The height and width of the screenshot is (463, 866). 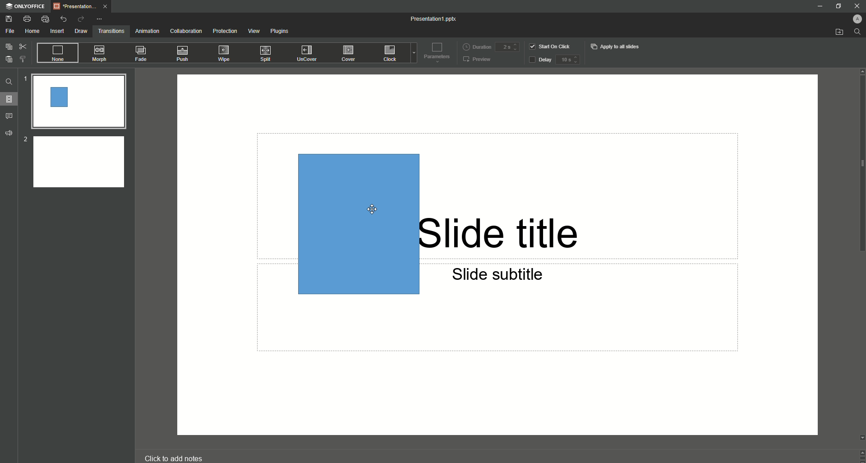 What do you see at coordinates (253, 31) in the screenshot?
I see `View` at bounding box center [253, 31].